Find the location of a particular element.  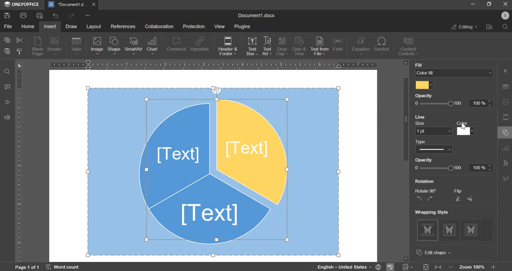

document1 is located at coordinates (73, 4).